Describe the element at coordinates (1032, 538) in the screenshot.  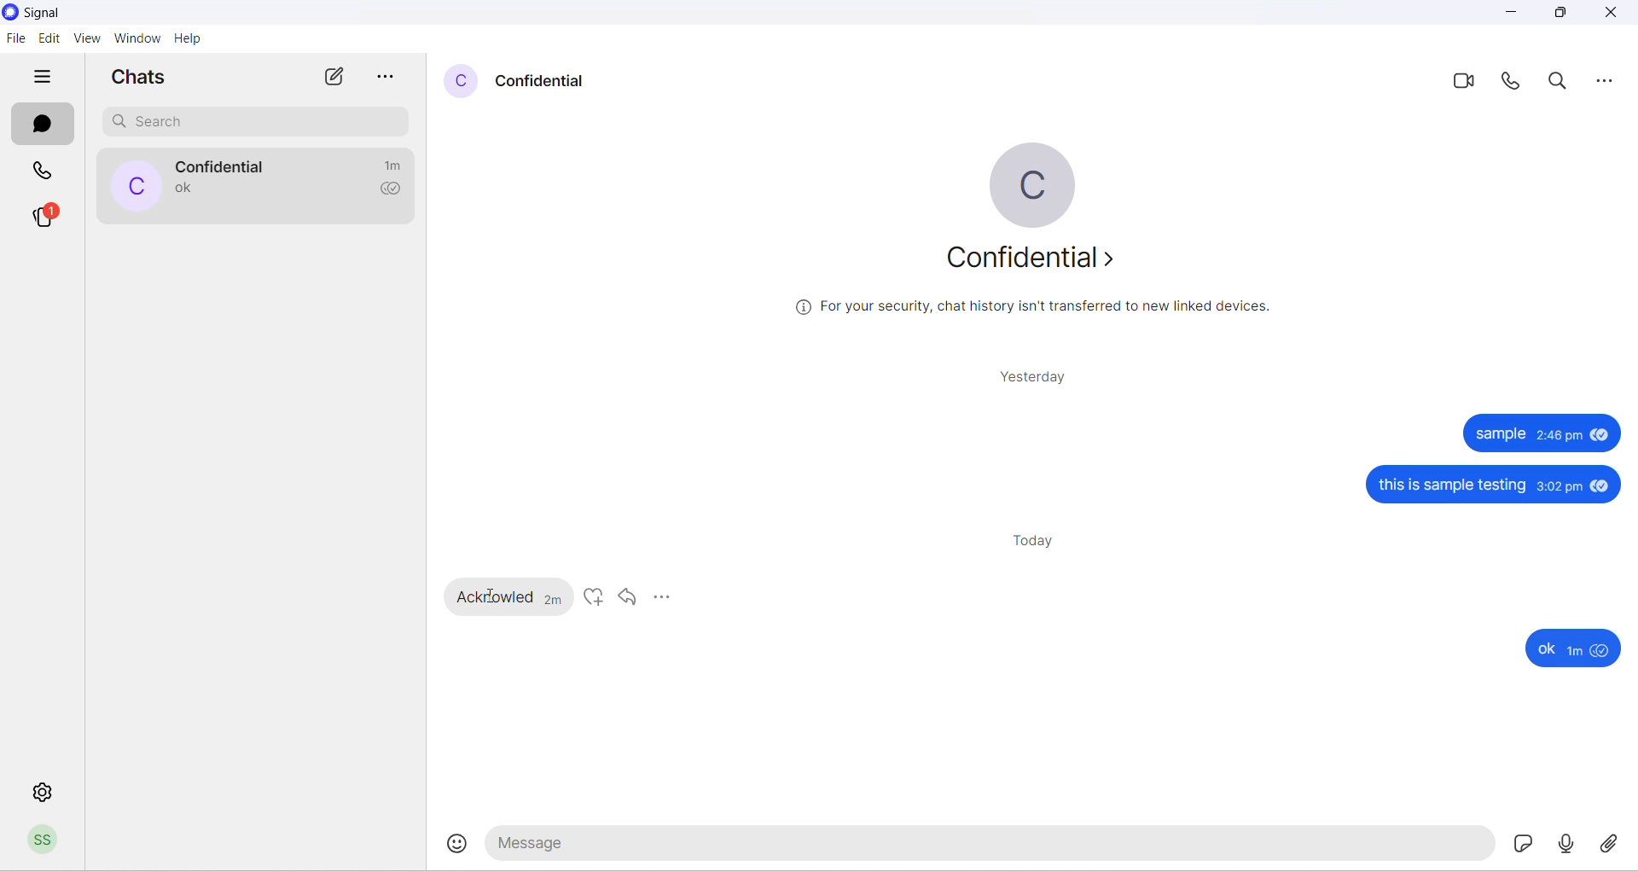
I see `today heading` at that location.